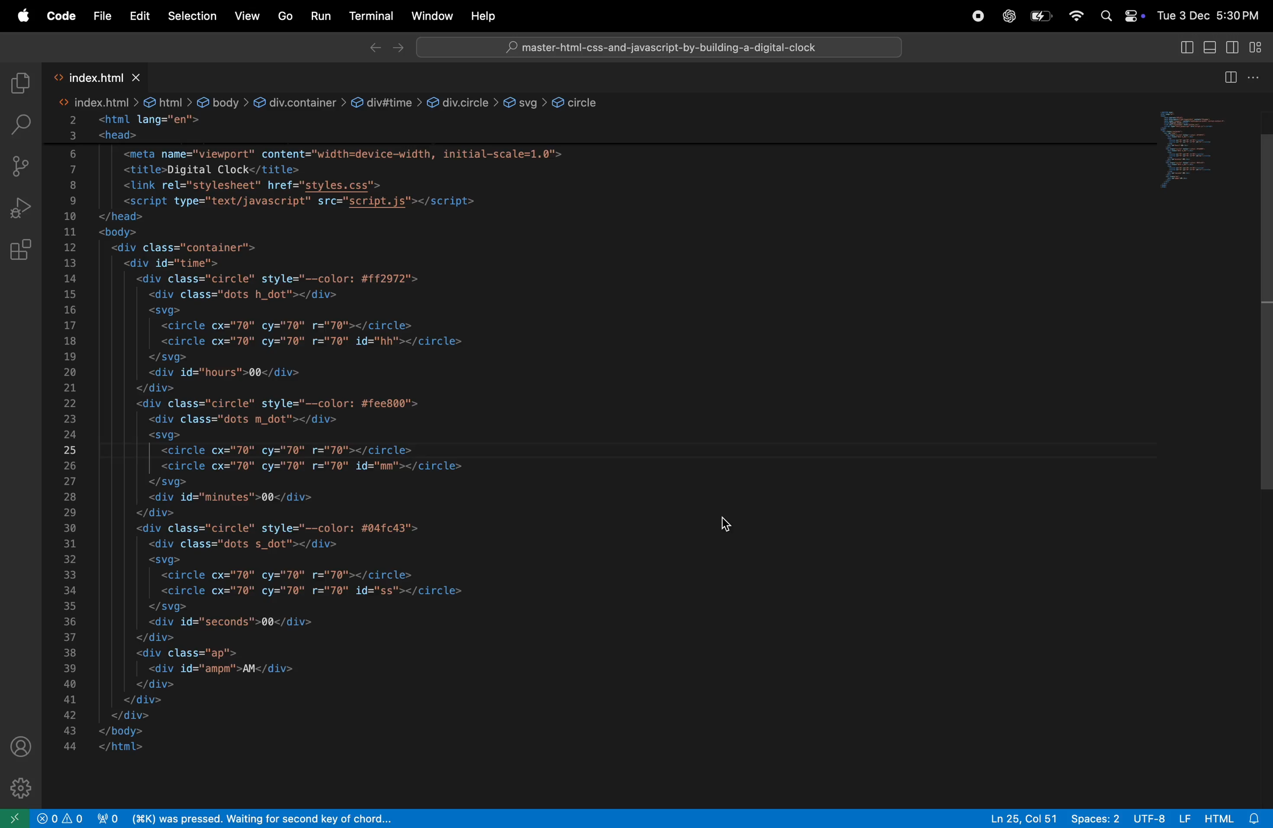 This screenshot has width=1273, height=828. Describe the element at coordinates (99, 16) in the screenshot. I see `file` at that location.